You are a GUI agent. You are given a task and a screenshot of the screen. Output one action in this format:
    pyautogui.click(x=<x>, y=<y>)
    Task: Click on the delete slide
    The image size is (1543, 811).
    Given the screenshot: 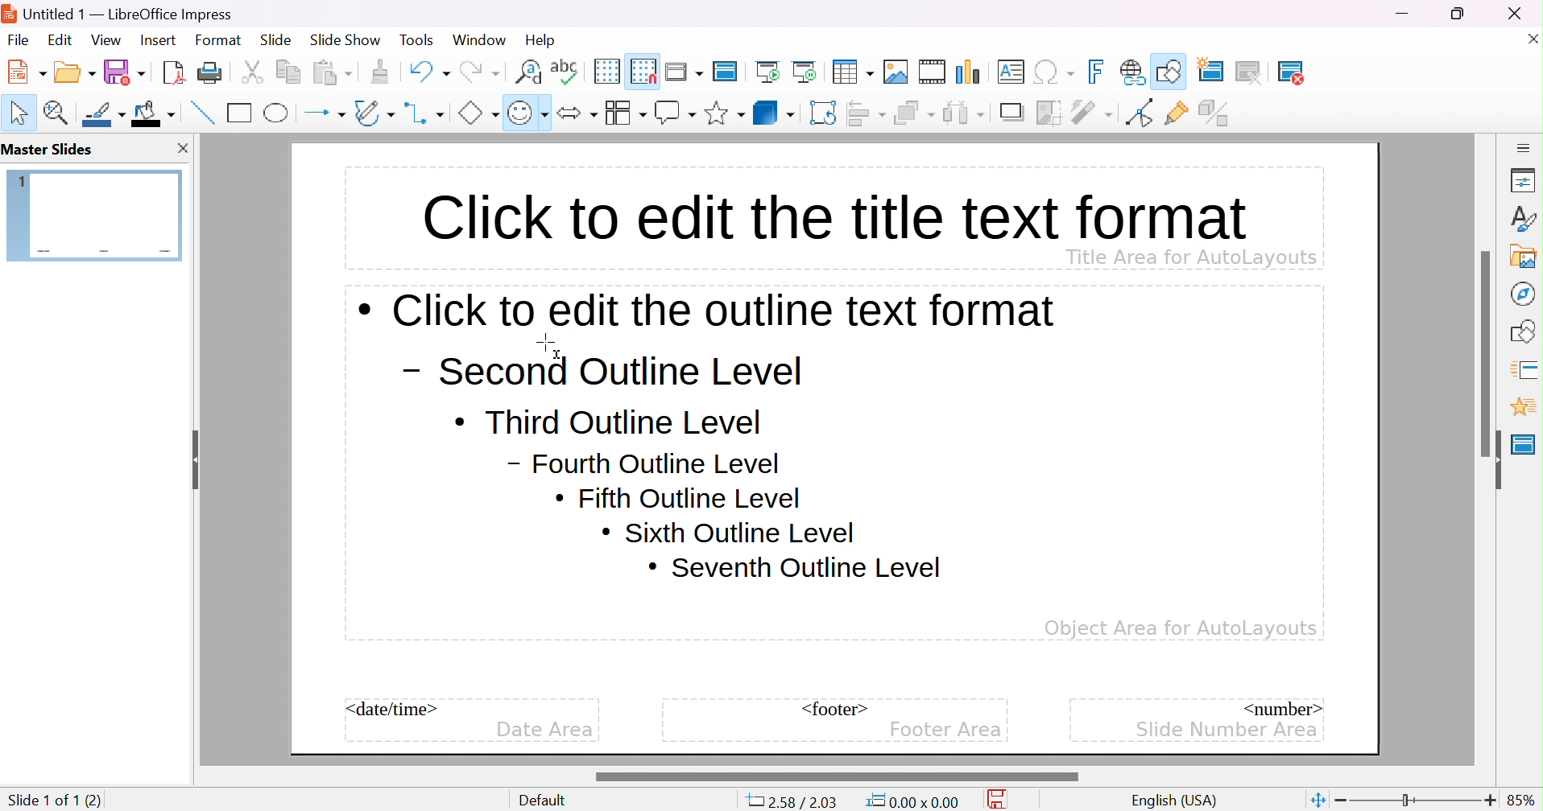 What is the action you would take?
    pyautogui.click(x=1301, y=72)
    